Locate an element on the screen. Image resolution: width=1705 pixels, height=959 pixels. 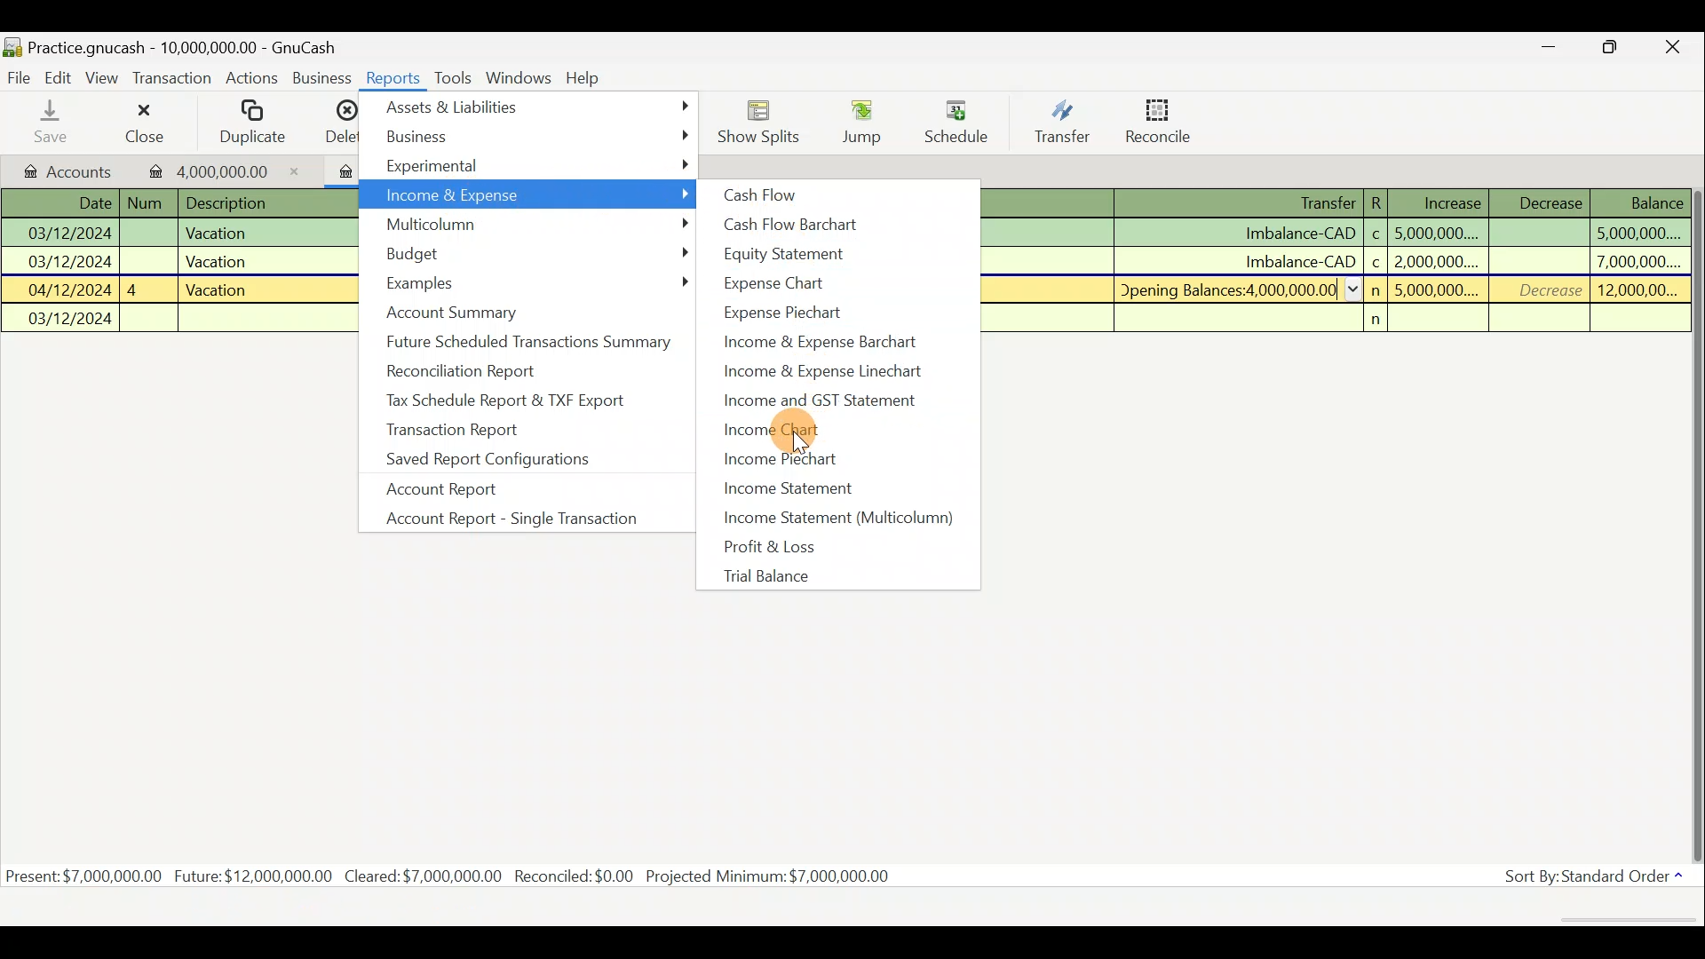
Income piechart is located at coordinates (814, 461).